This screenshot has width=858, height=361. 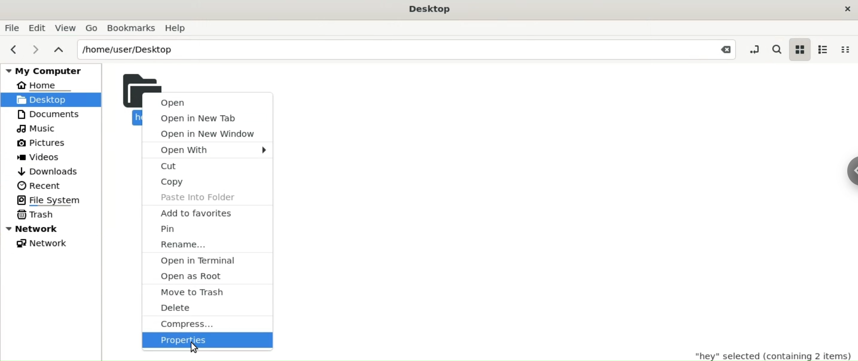 I want to click on open in new tab, so click(x=207, y=118).